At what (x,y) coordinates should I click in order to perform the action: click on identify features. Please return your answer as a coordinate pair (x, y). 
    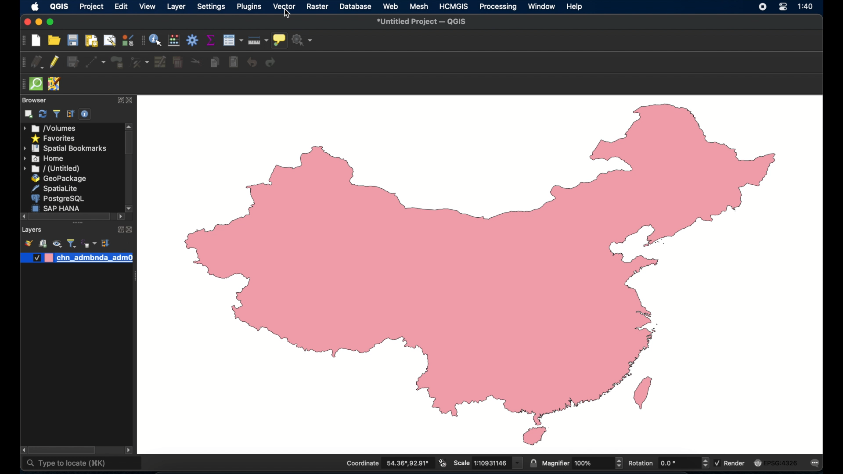
    Looking at the image, I should click on (156, 40).